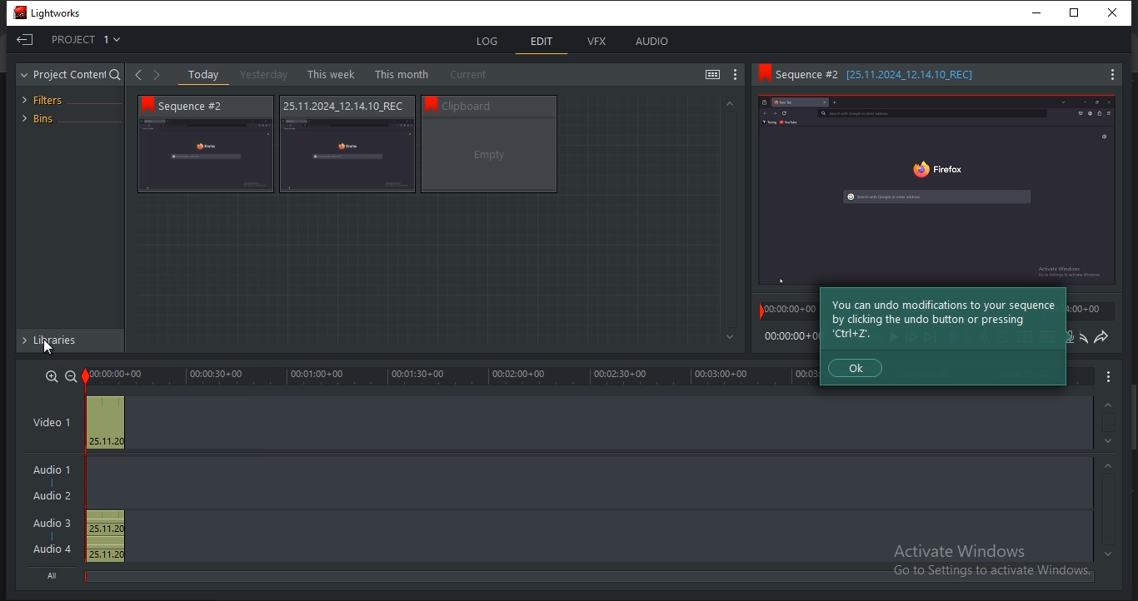 This screenshot has height=601, width=1138. Describe the element at coordinates (67, 117) in the screenshot. I see `bins` at that location.